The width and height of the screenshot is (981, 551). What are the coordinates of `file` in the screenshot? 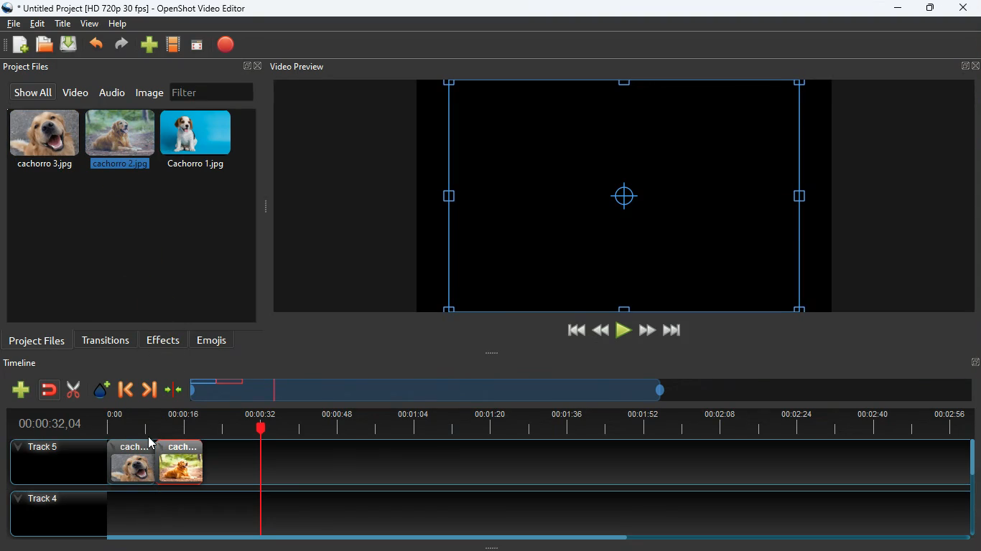 It's located at (14, 22).